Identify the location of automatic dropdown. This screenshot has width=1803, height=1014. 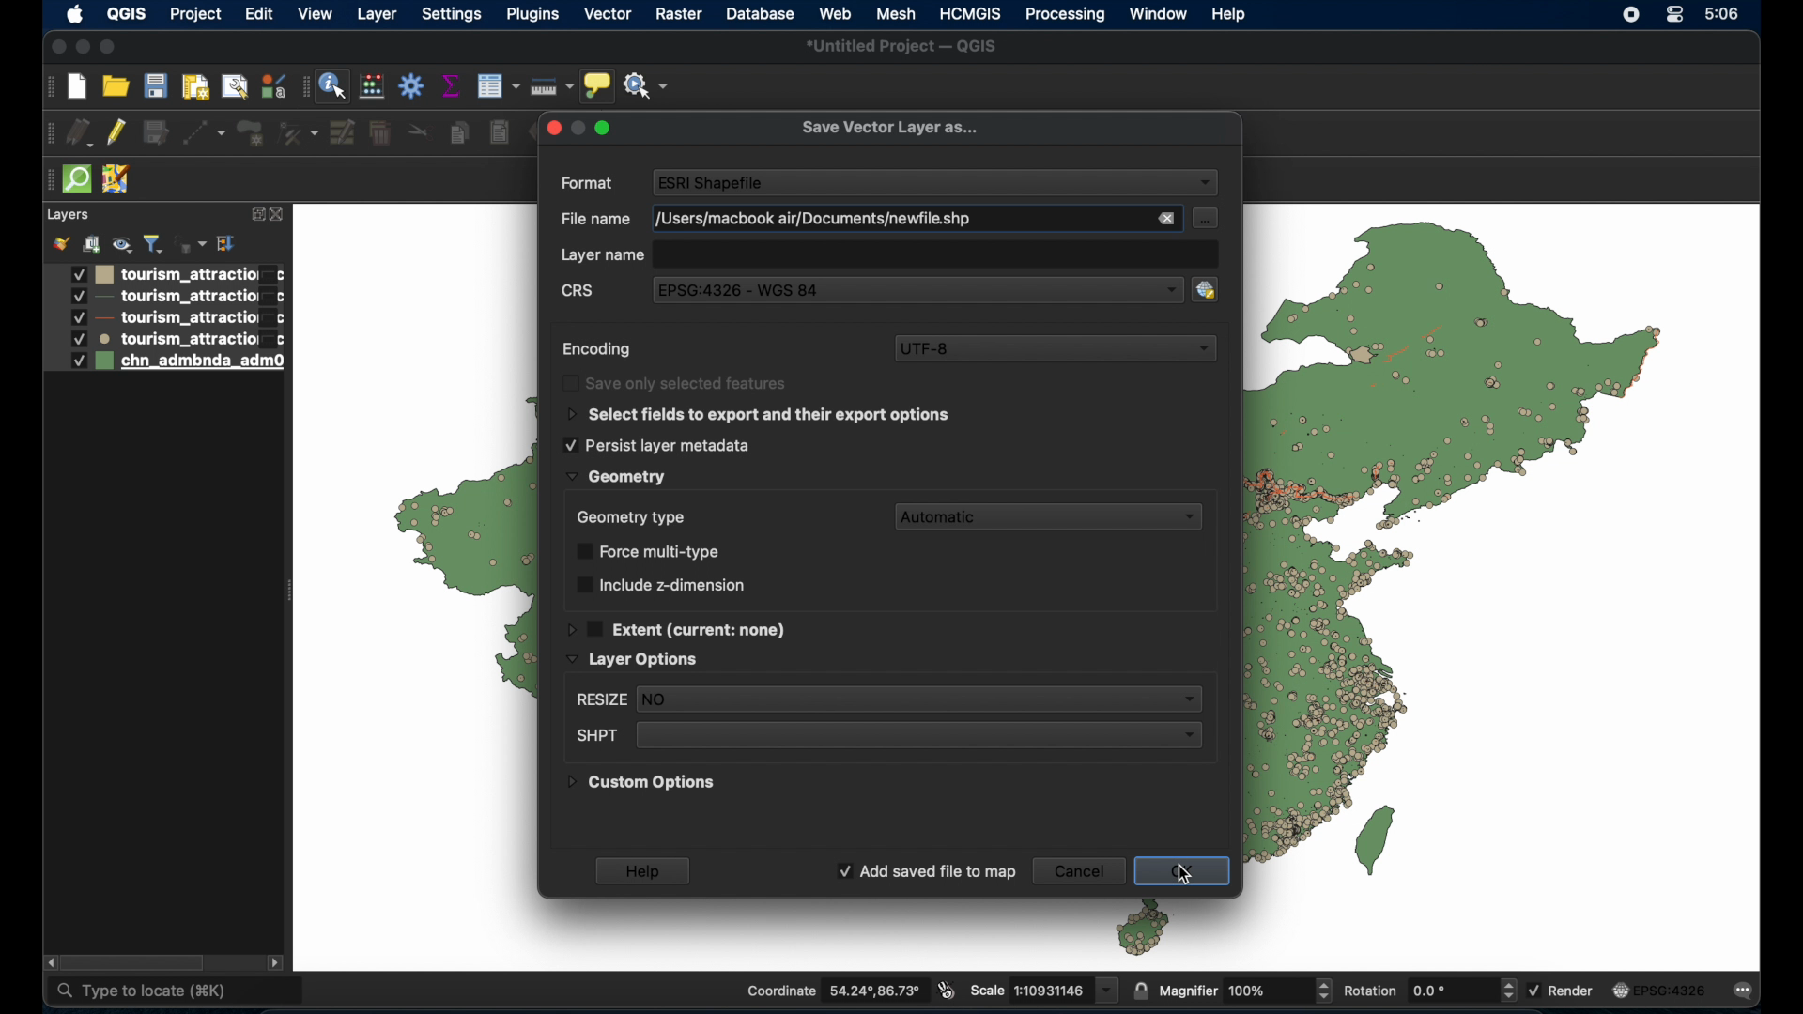
(1054, 516).